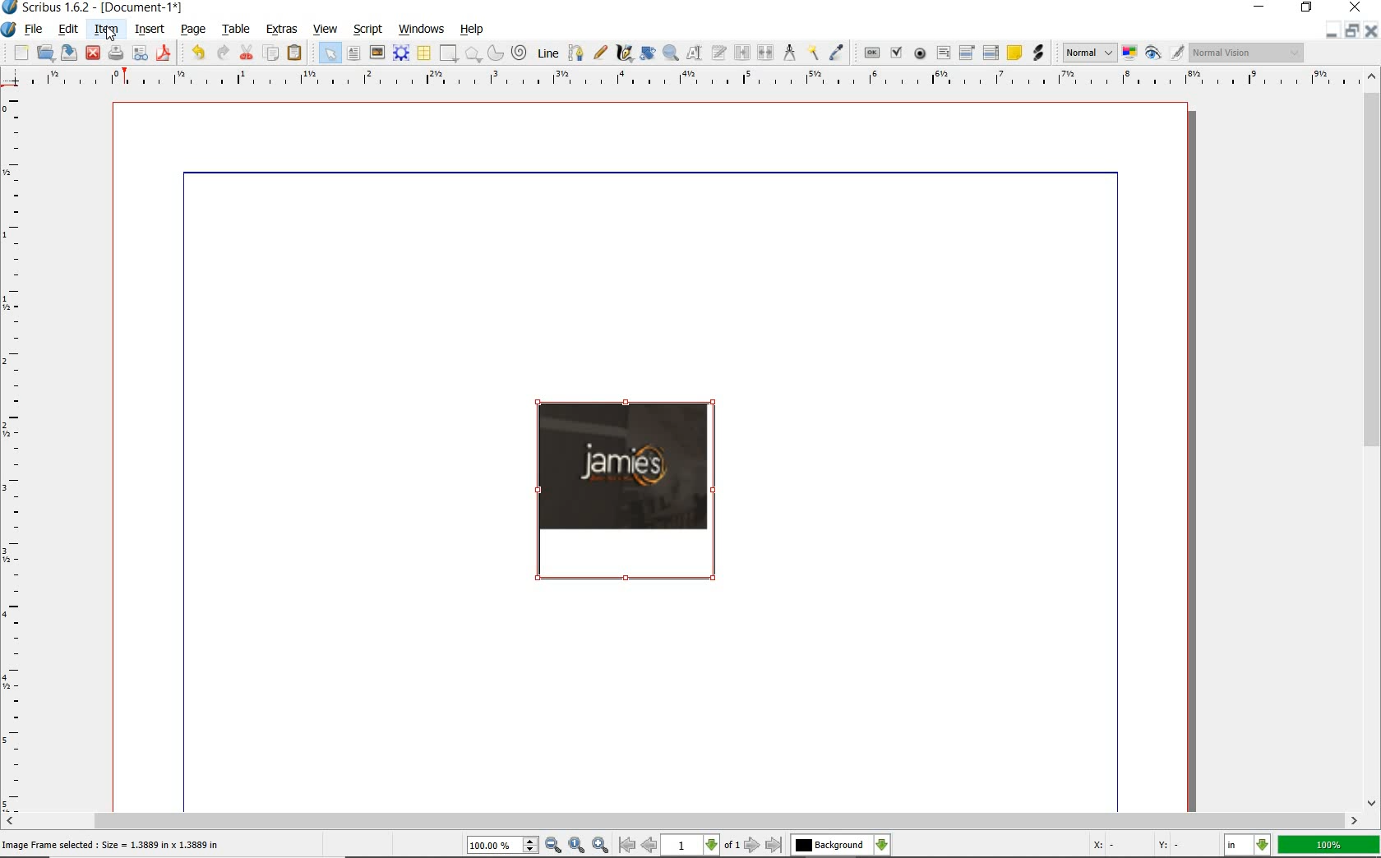 The image size is (1381, 858). I want to click on new, so click(19, 52).